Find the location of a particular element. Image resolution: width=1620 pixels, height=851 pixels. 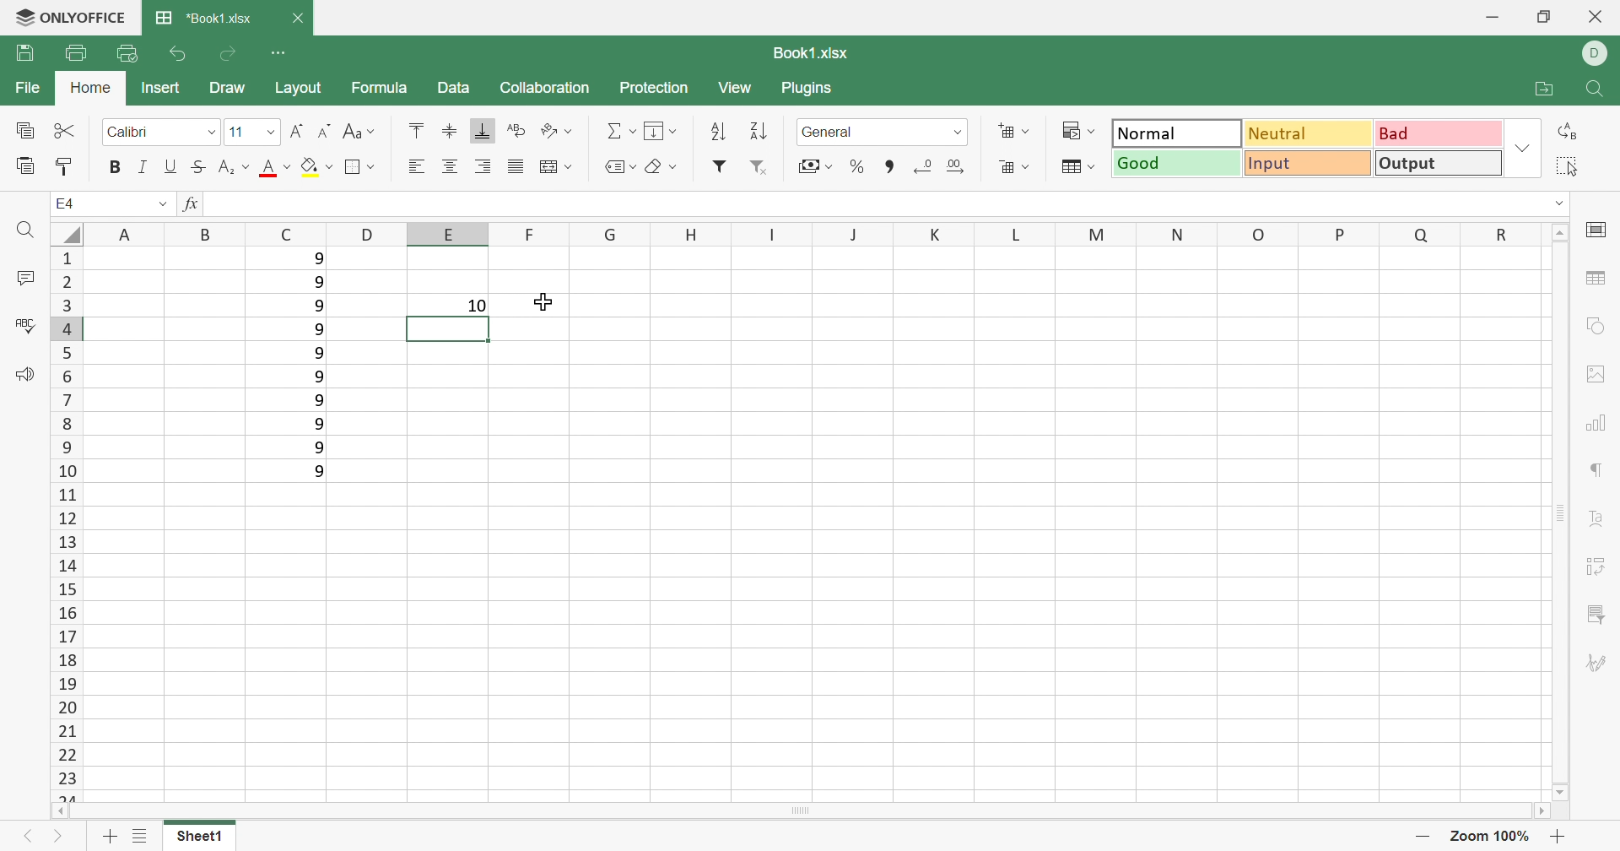

Scroll Down is located at coordinates (1560, 790).